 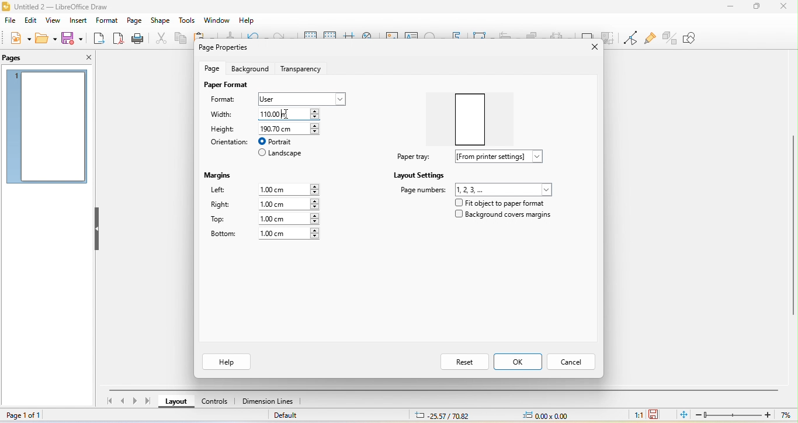 I want to click on default, so click(x=293, y=417).